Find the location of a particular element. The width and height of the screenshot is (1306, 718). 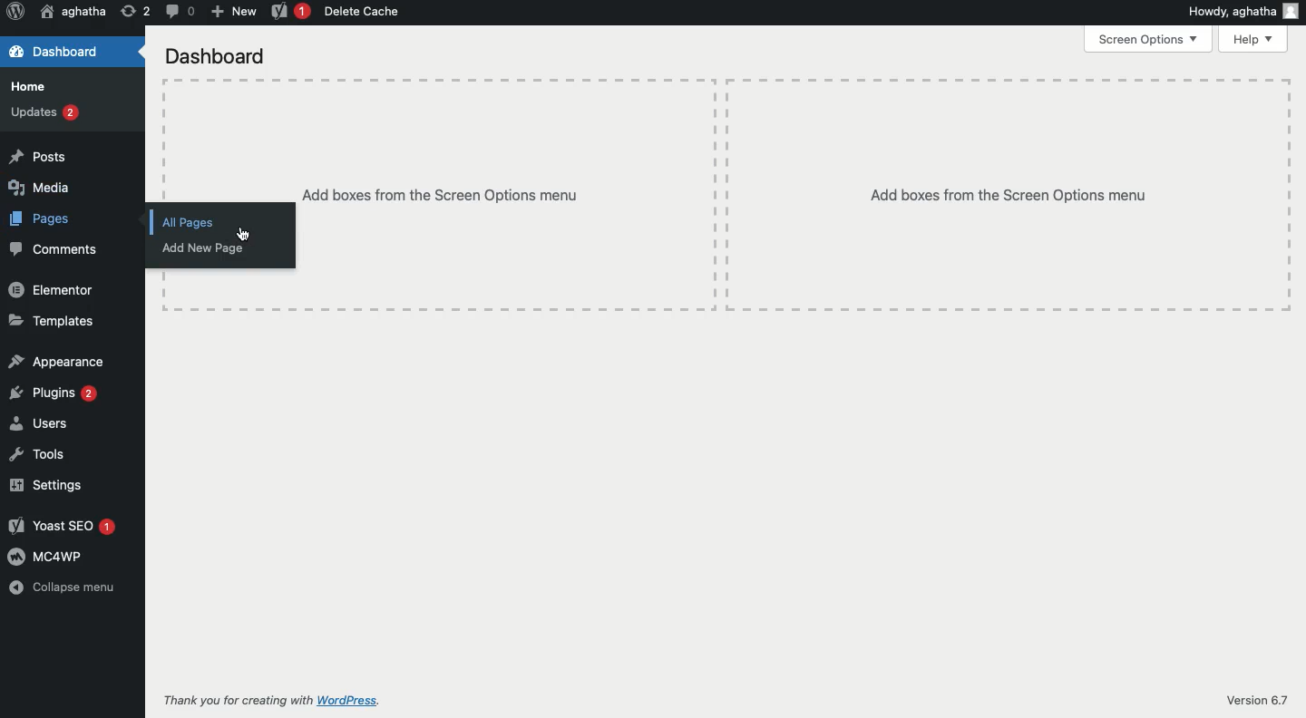

Dashboard is located at coordinates (216, 57).